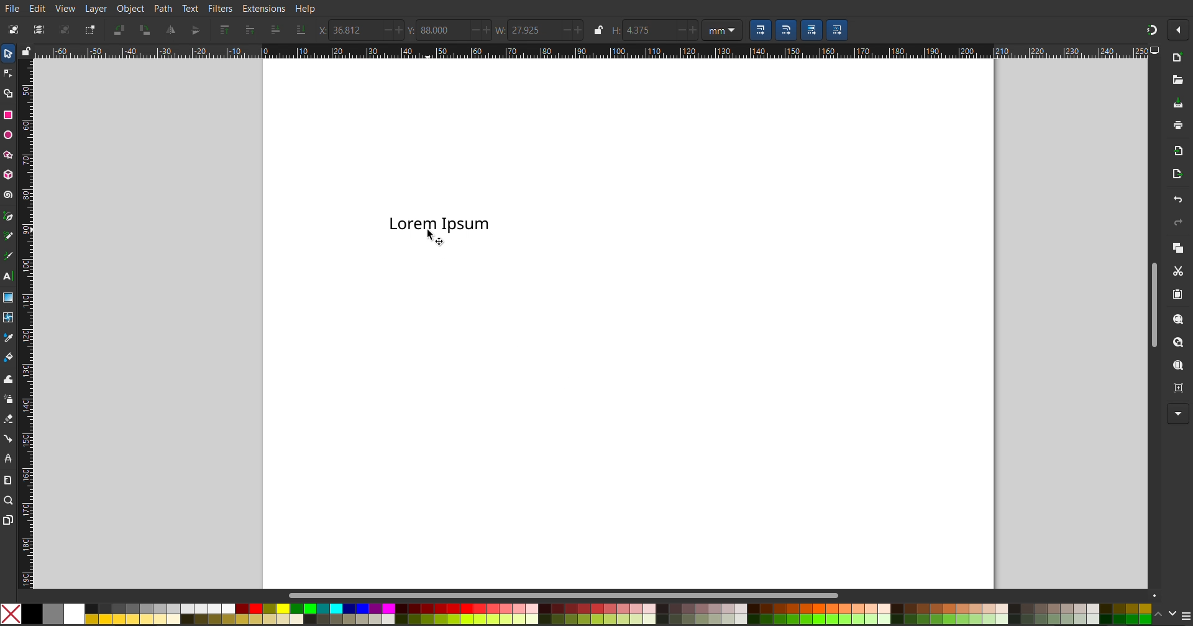 The height and width of the screenshot is (626, 1193). Describe the element at coordinates (8, 55) in the screenshot. I see `Select` at that location.